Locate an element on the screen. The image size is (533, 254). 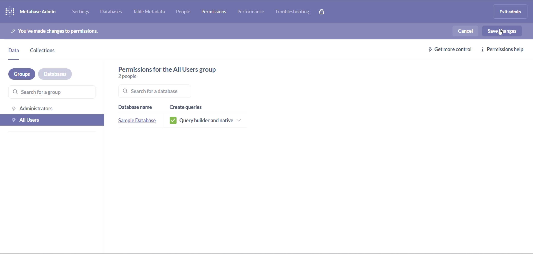
cancel text is located at coordinates (464, 31).